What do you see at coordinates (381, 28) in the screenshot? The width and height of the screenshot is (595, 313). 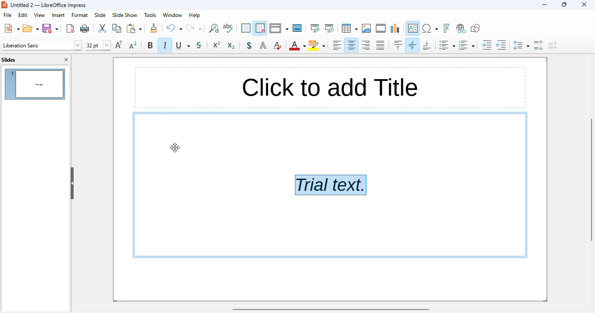 I see `insert audio or video` at bounding box center [381, 28].